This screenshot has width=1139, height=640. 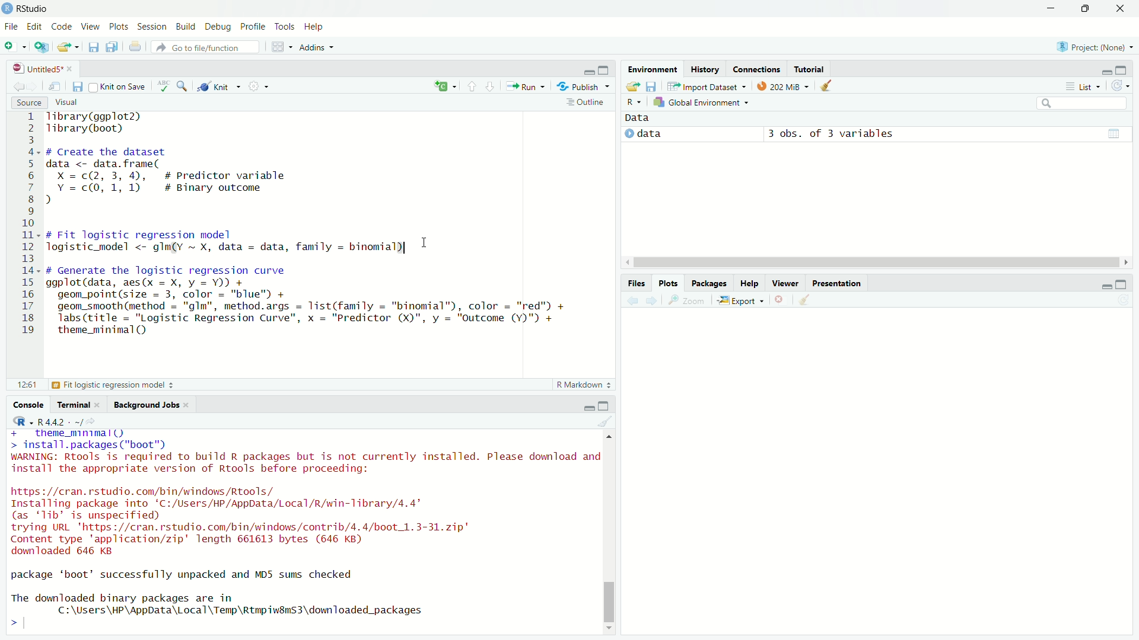 What do you see at coordinates (589, 72) in the screenshot?
I see `minimize` at bounding box center [589, 72].